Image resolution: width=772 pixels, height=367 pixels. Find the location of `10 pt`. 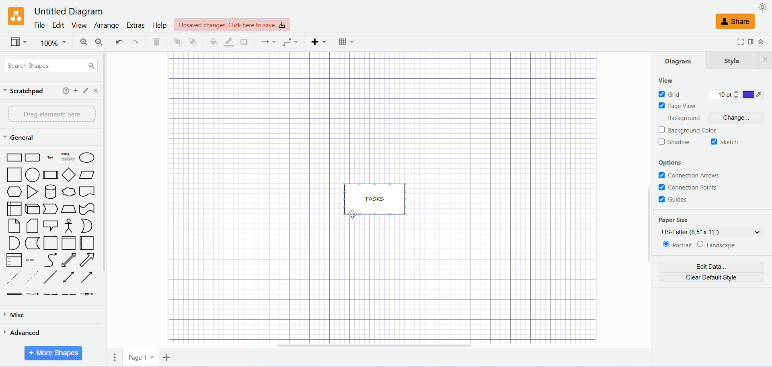

10 pt is located at coordinates (727, 96).